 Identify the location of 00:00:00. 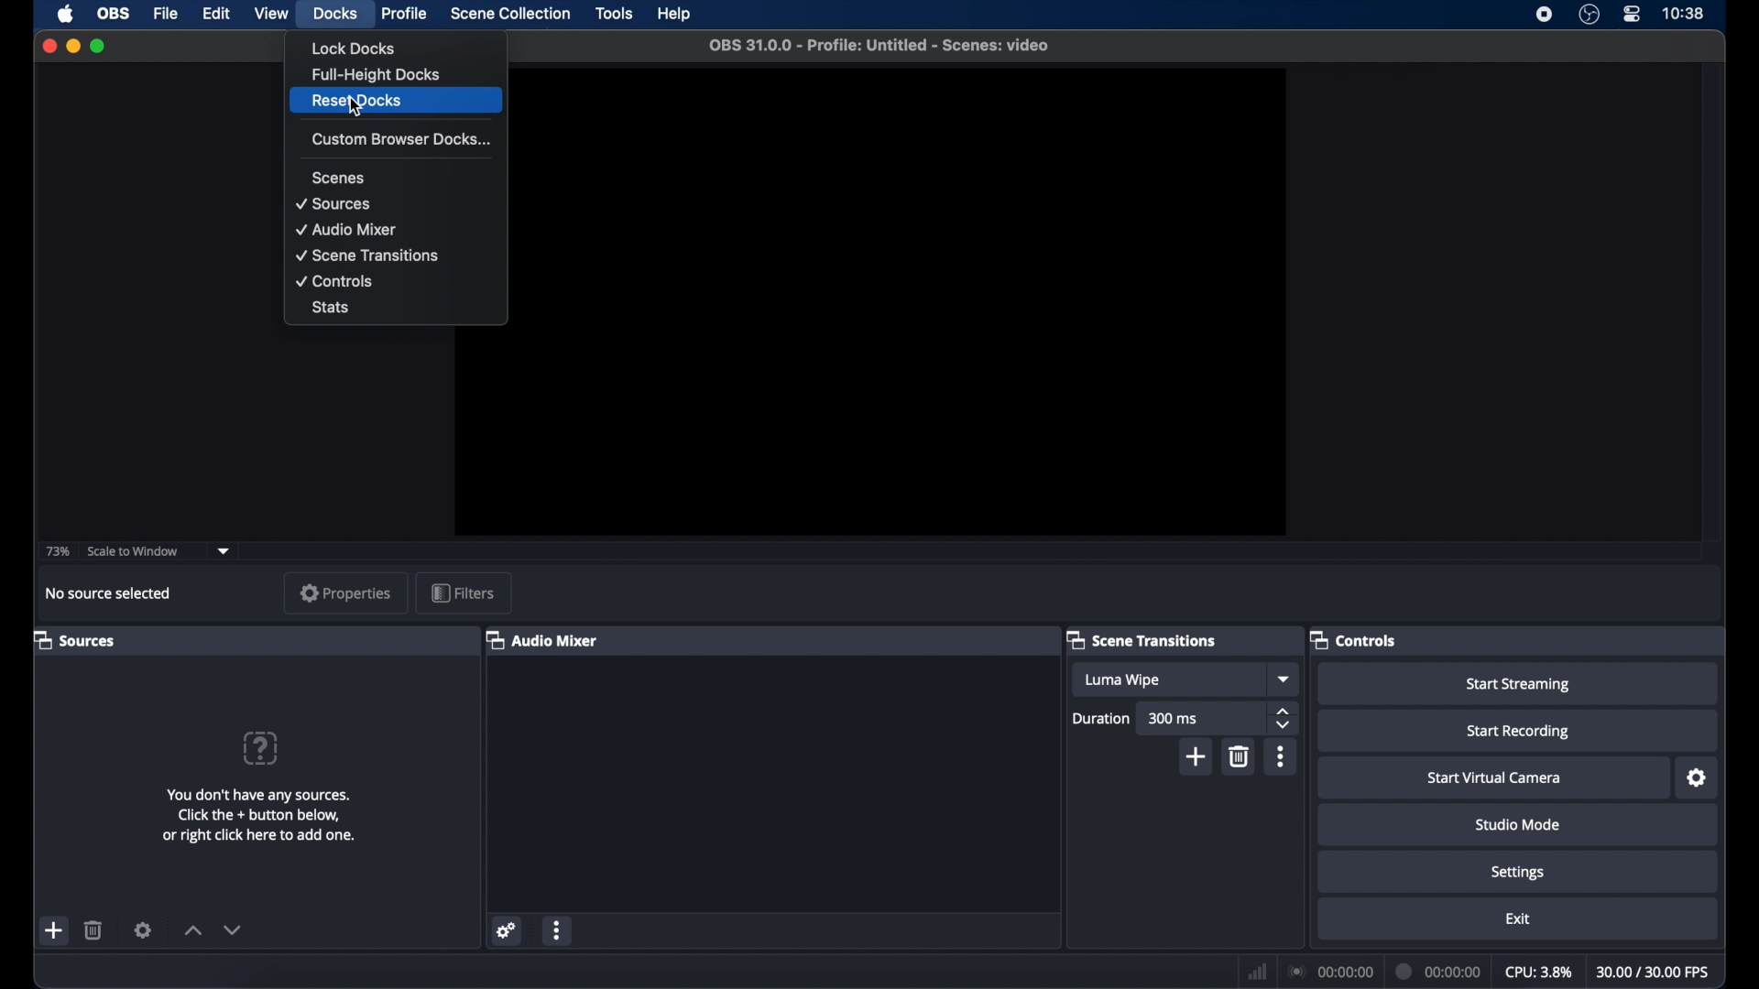
(1438, 971).